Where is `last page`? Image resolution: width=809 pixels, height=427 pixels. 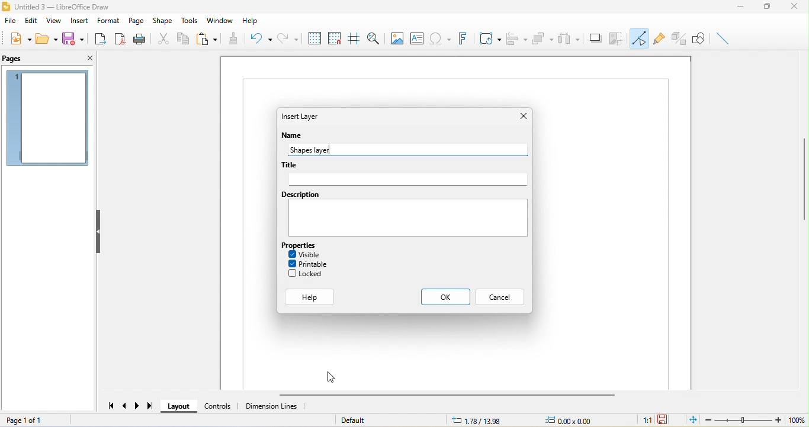
last page is located at coordinates (152, 407).